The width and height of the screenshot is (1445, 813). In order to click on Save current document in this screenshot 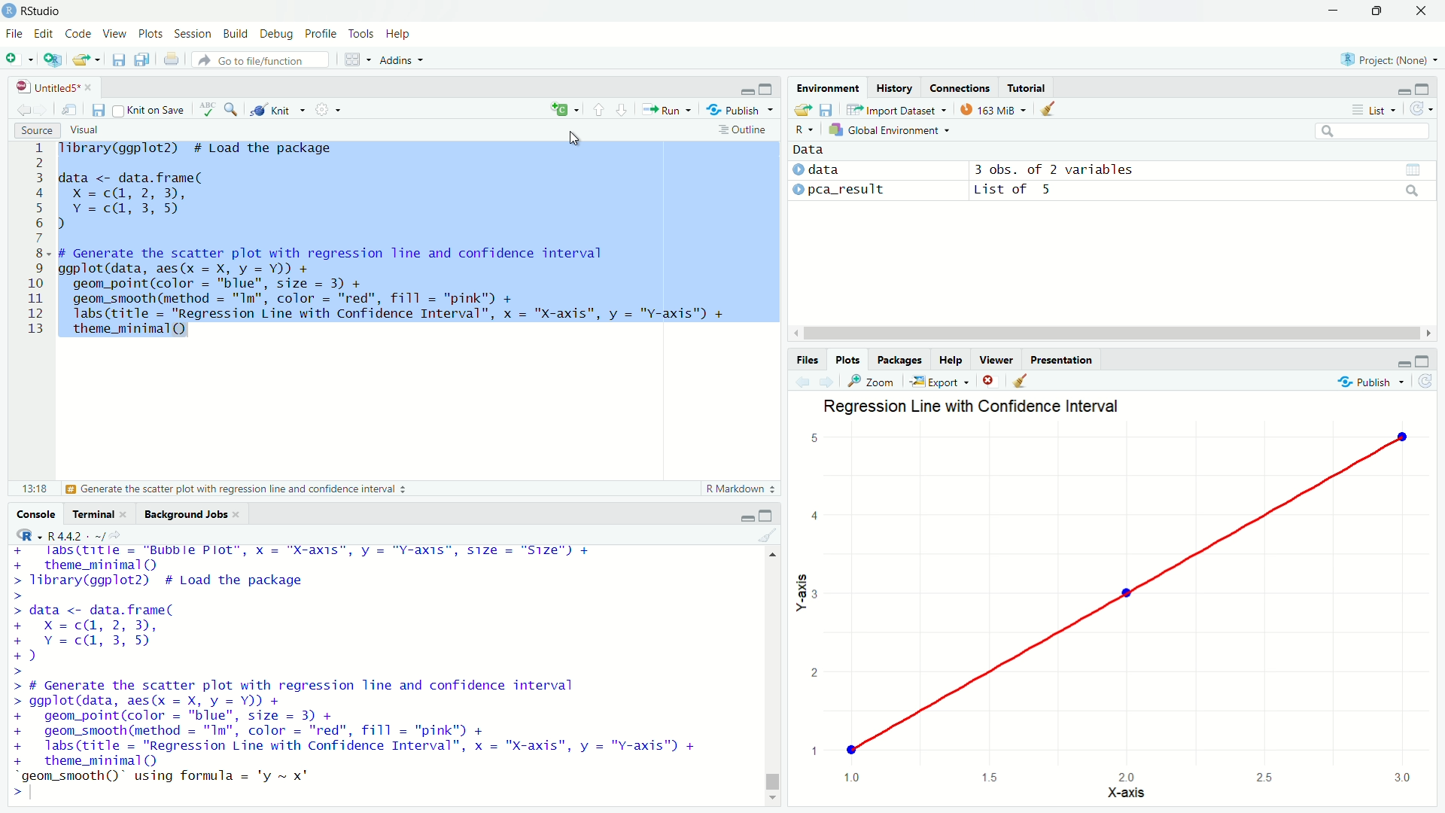, I will do `click(98, 109)`.